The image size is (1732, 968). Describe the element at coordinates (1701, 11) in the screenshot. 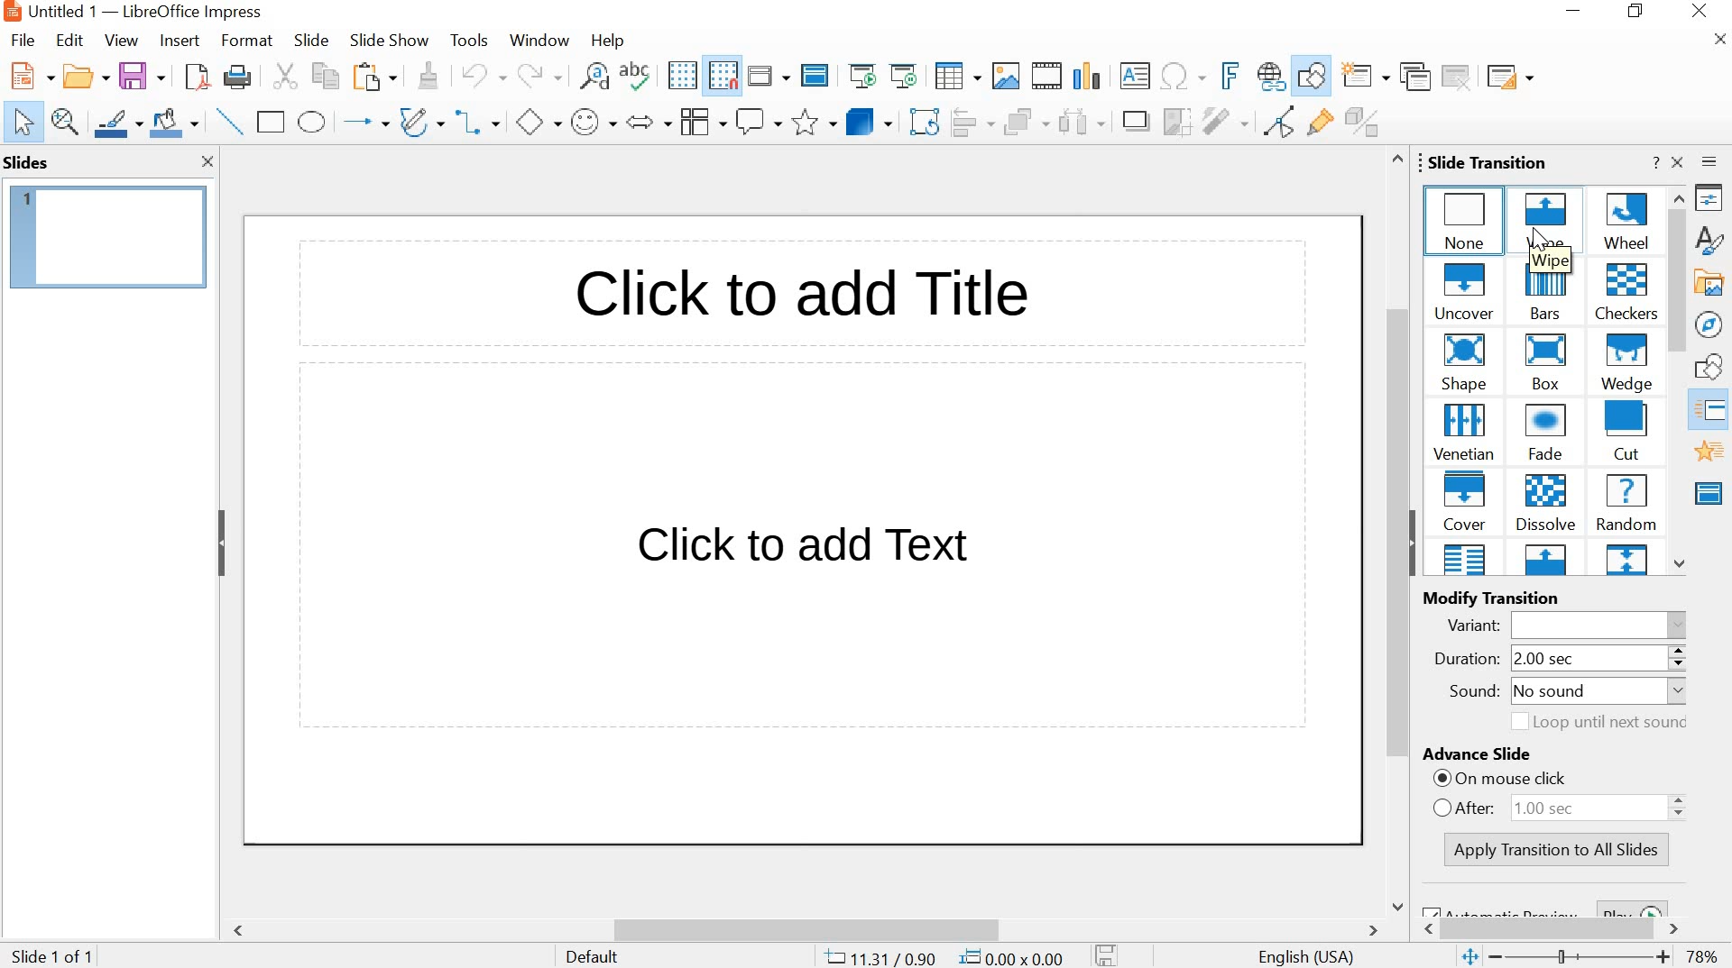

I see `CLOSE` at that location.